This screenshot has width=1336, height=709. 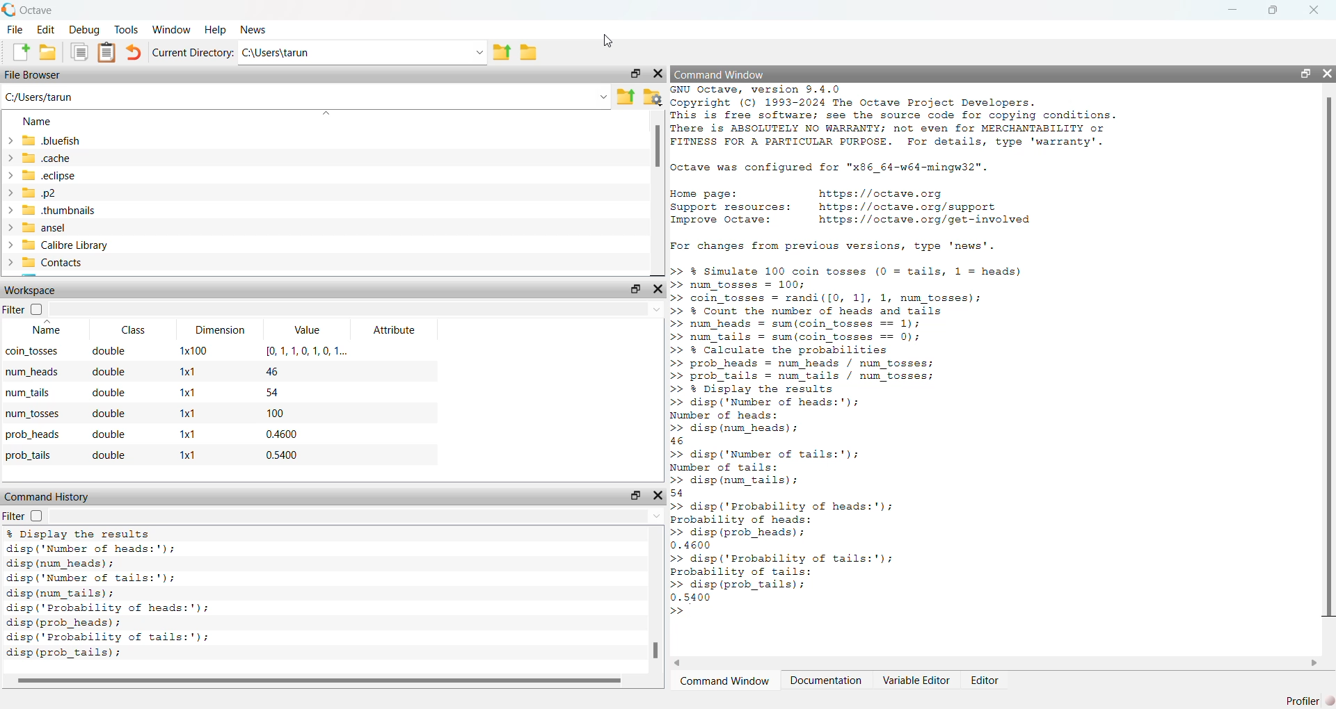 What do you see at coordinates (134, 331) in the screenshot?
I see `Class` at bounding box center [134, 331].